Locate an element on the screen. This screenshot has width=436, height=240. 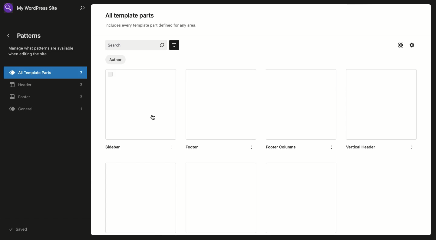
sidebar is located at coordinates (114, 148).